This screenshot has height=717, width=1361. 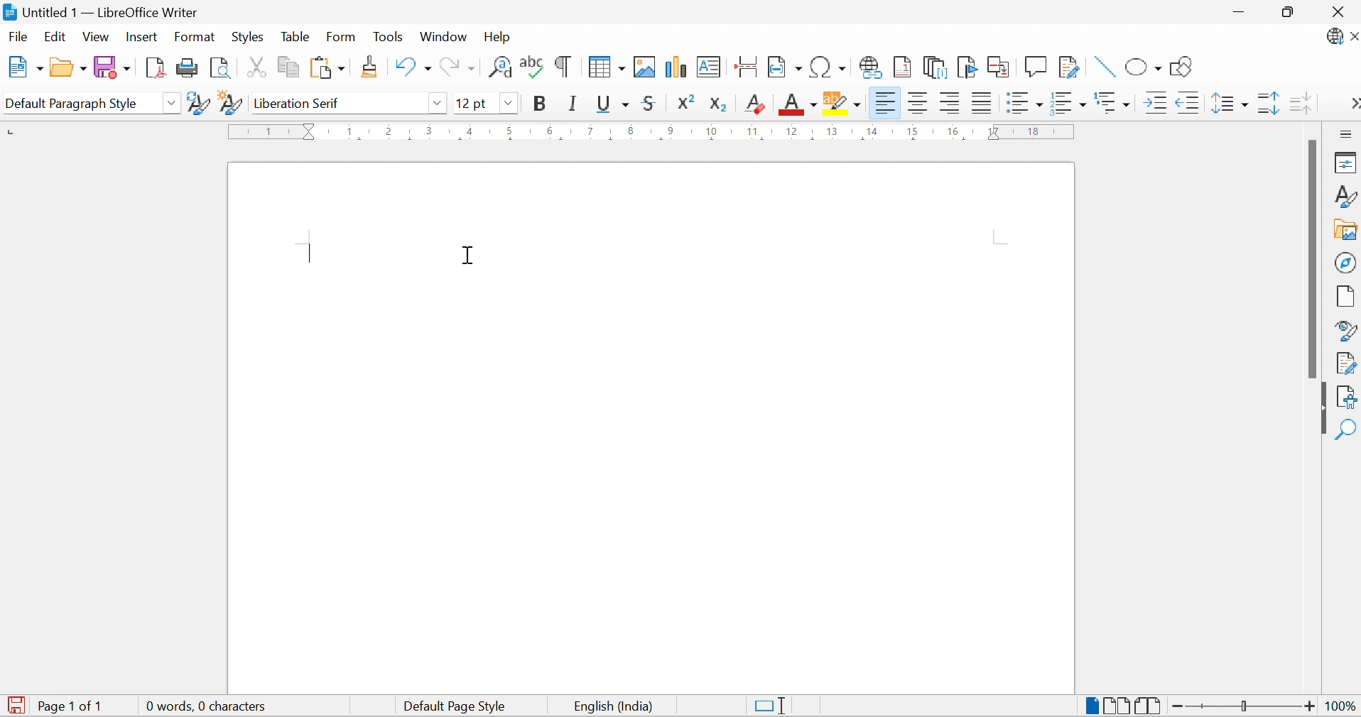 I want to click on 1, so click(x=350, y=130).